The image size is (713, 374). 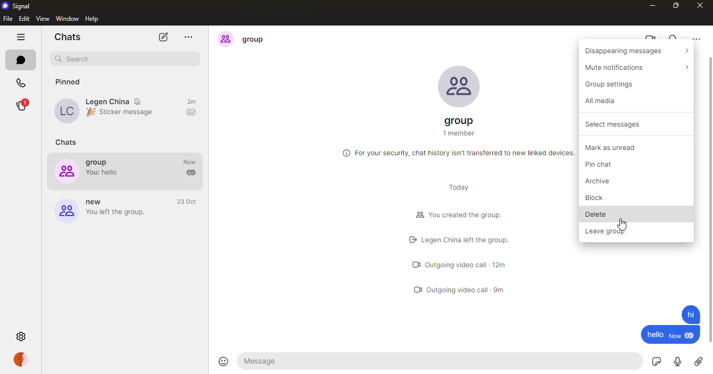 What do you see at coordinates (140, 101) in the screenshot?
I see `mute notifications` at bounding box center [140, 101].